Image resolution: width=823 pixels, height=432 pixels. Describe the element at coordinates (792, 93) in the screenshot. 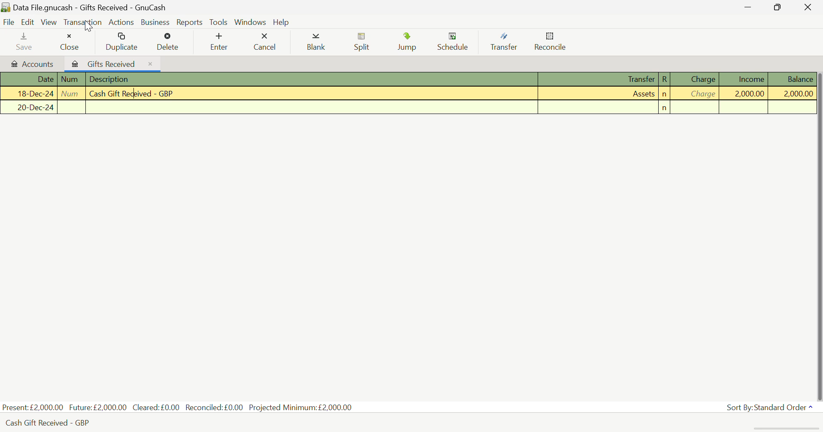

I see `Balance` at that location.